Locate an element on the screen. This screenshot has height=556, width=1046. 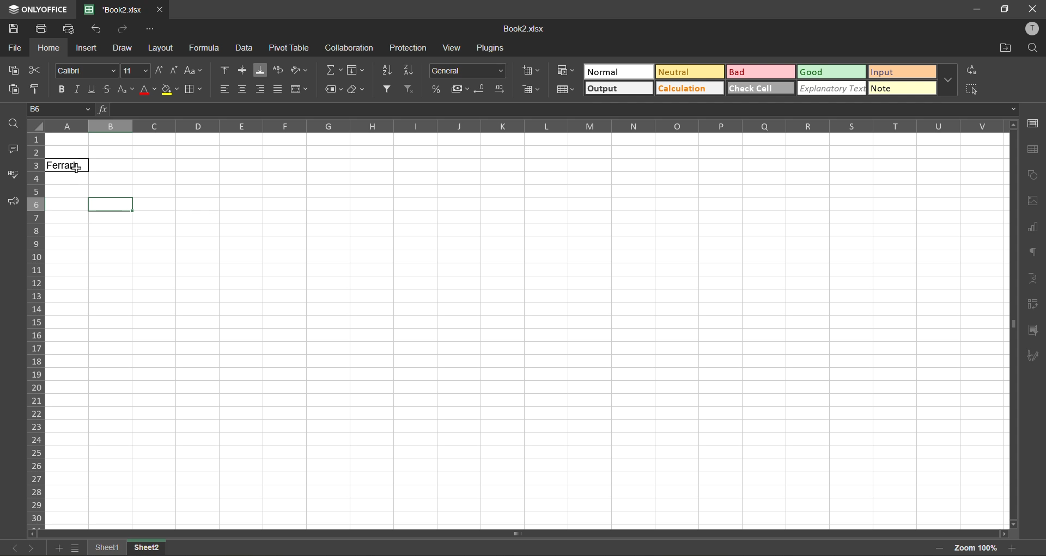
align right is located at coordinates (259, 89).